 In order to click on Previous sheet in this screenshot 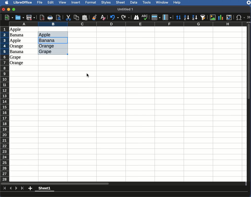, I will do `click(11, 189)`.